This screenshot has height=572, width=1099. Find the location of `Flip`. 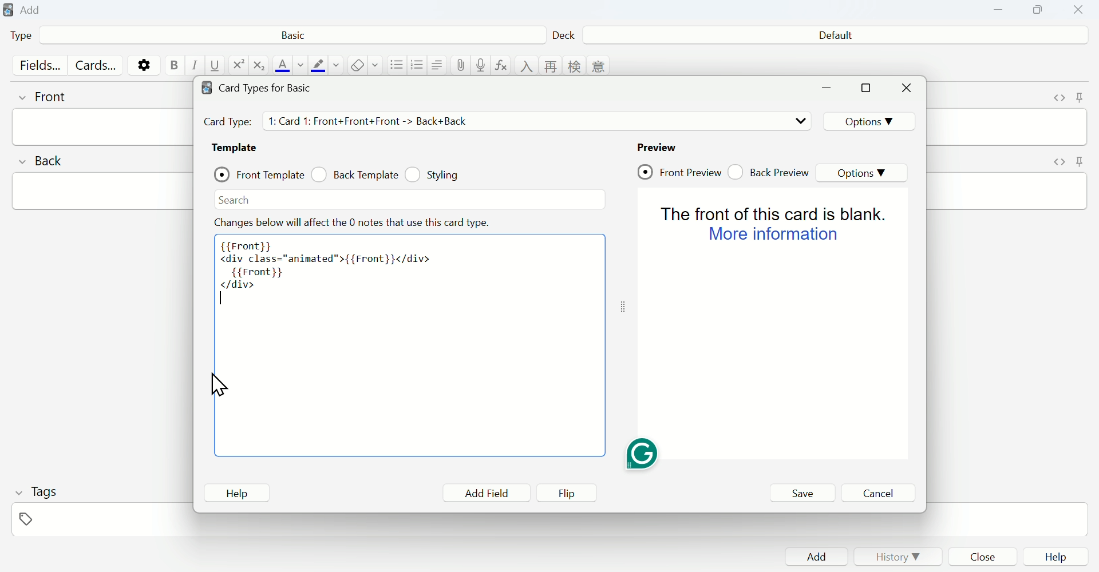

Flip is located at coordinates (566, 493).